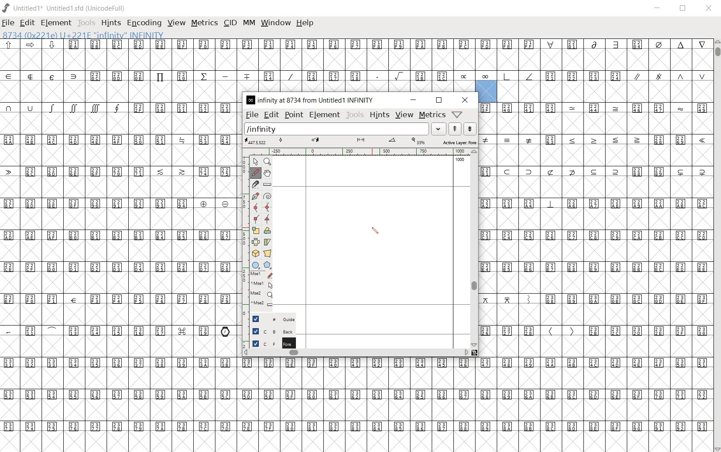  I want to click on Empty glyph slots, so click(594, 123).